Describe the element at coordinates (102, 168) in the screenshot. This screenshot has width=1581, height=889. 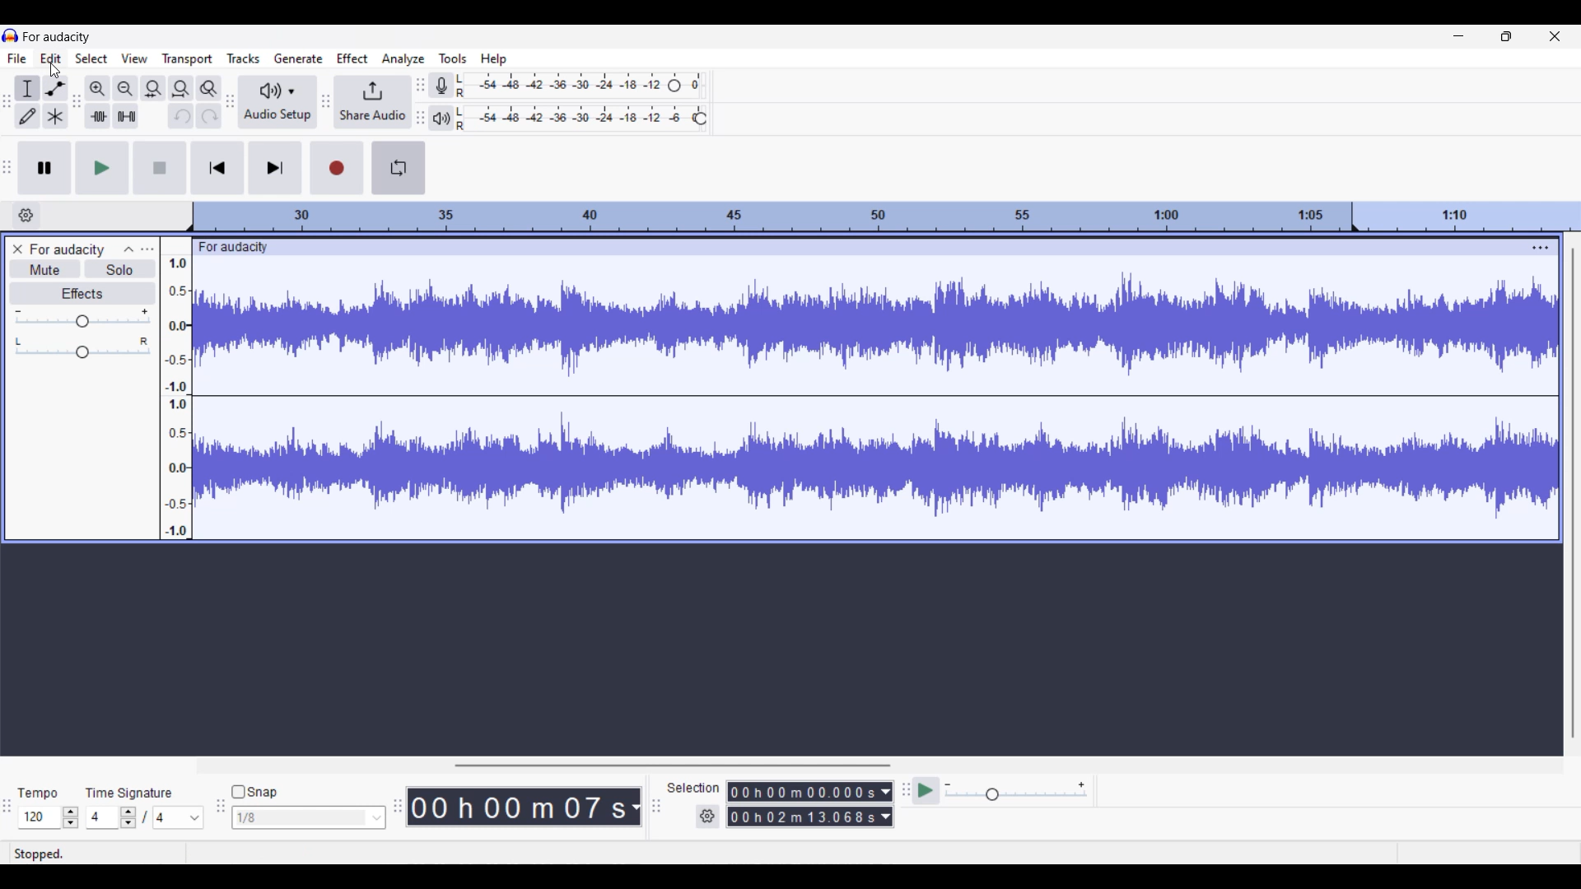
I see `Play/Play once` at that location.